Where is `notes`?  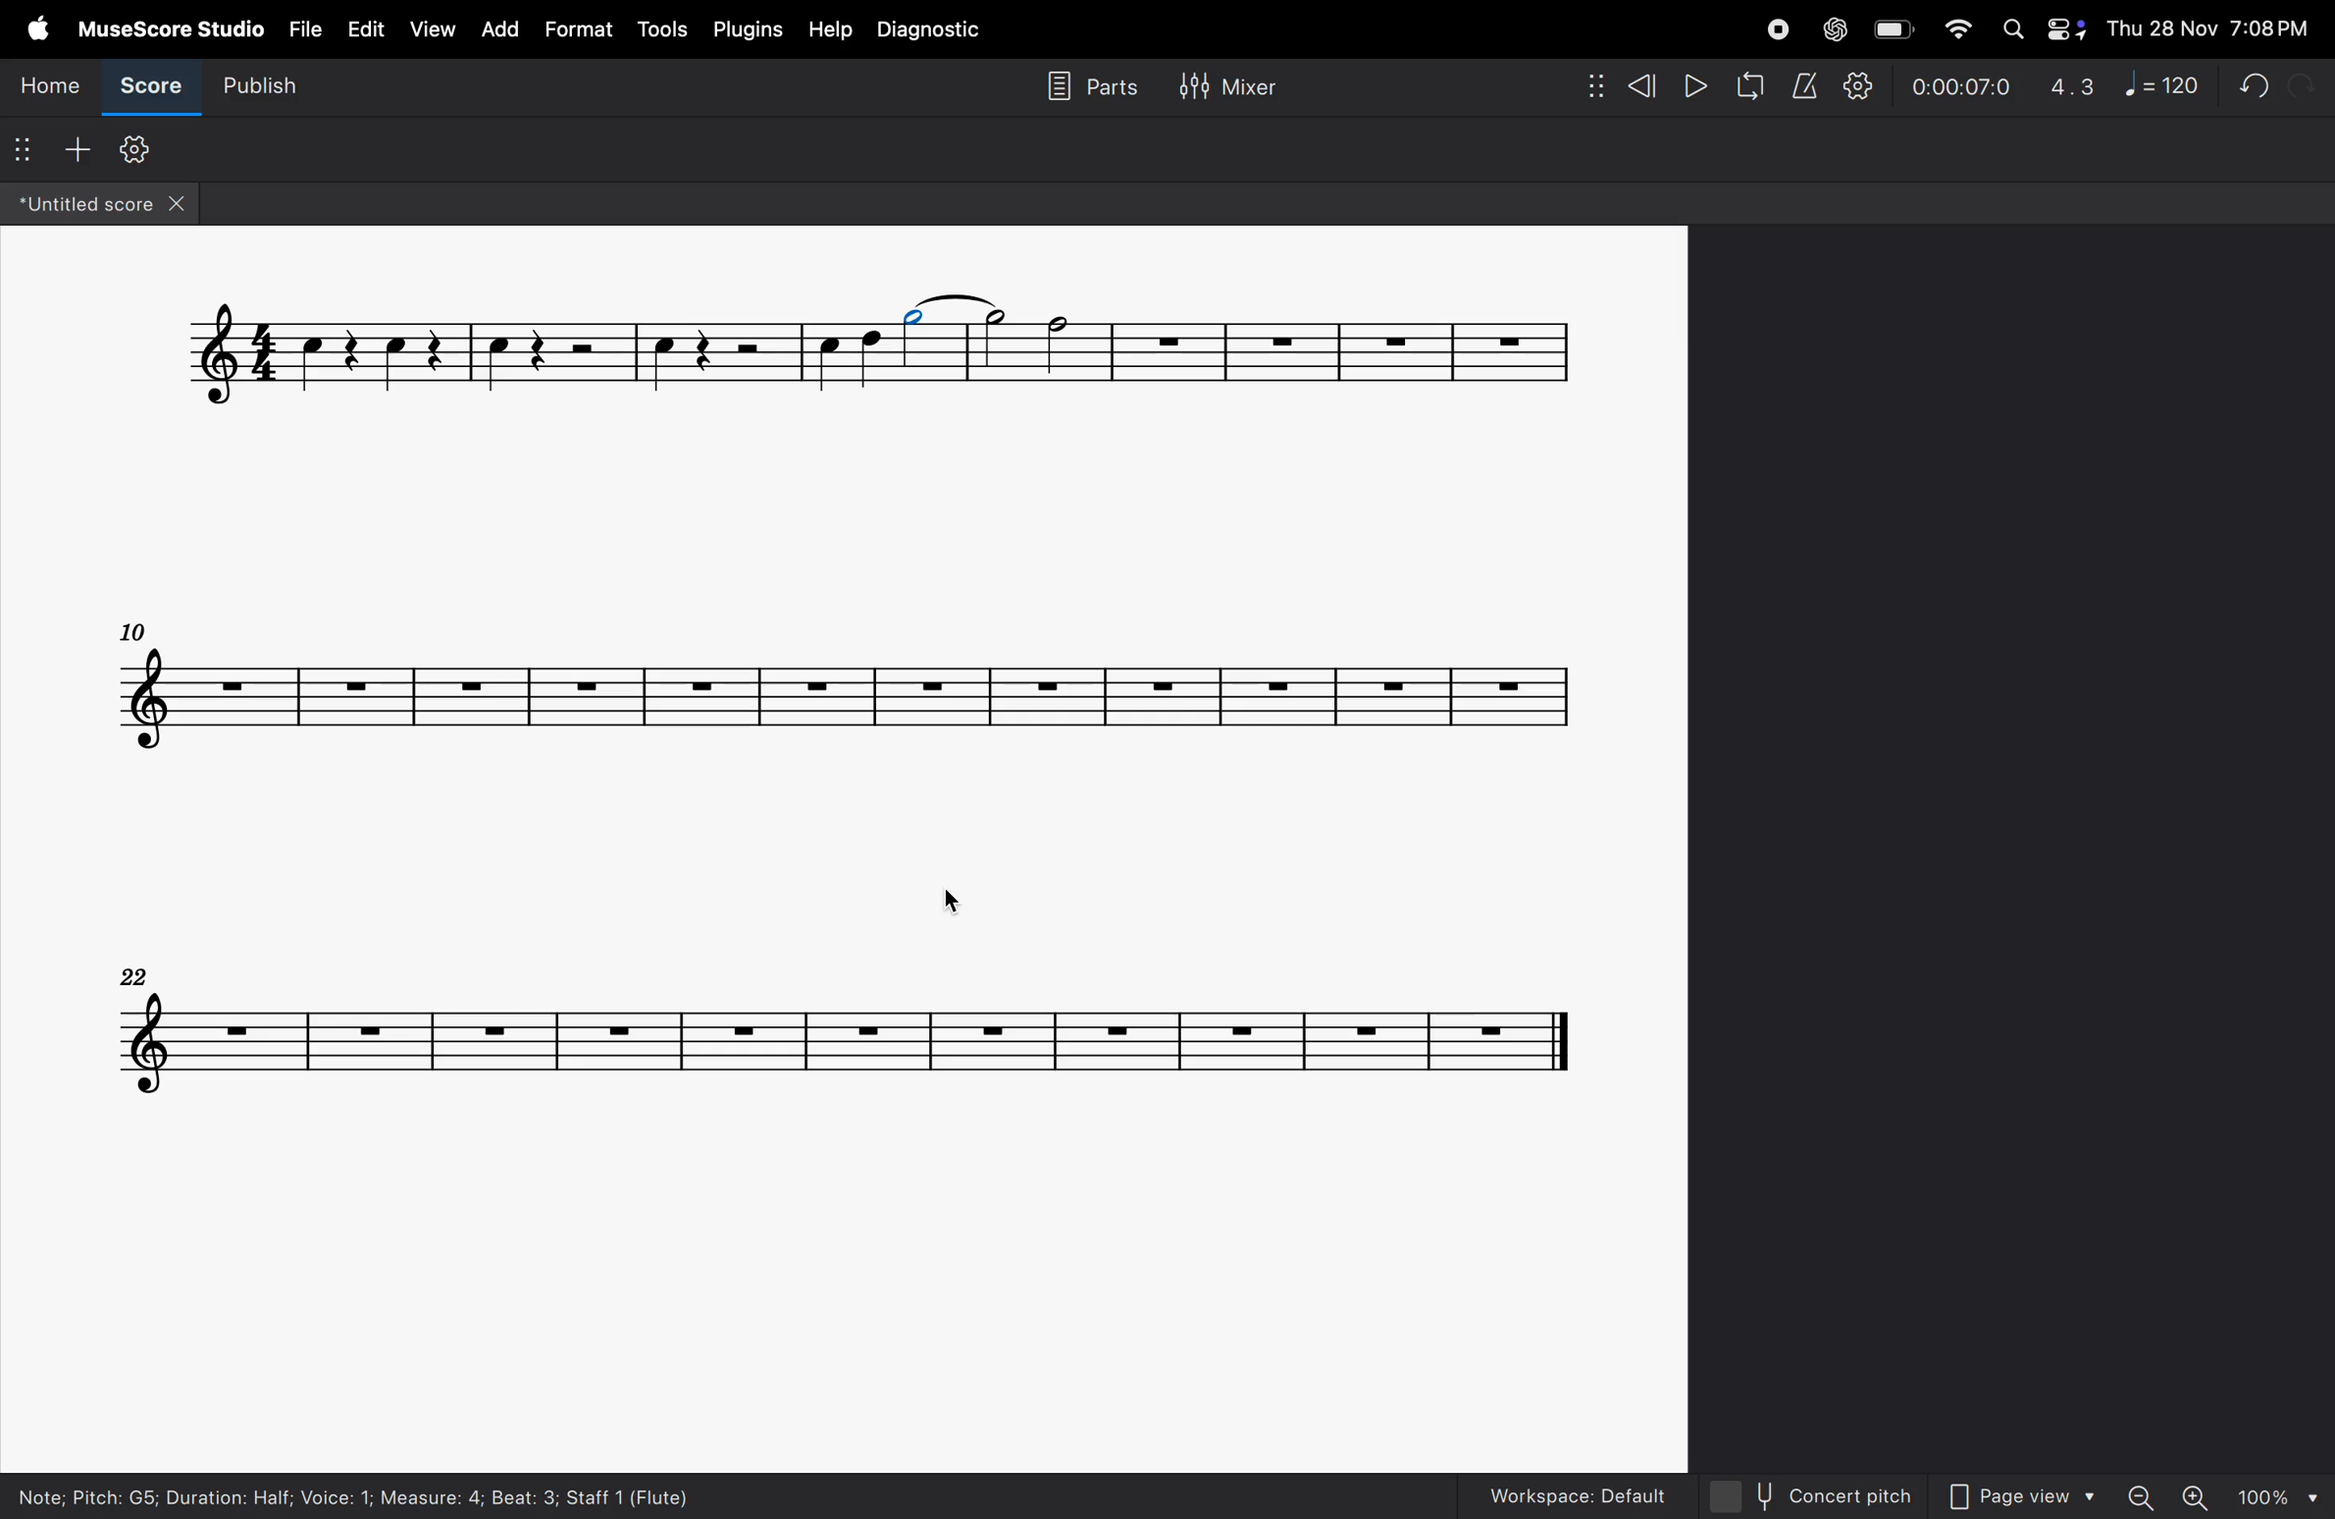
notes is located at coordinates (841, 681).